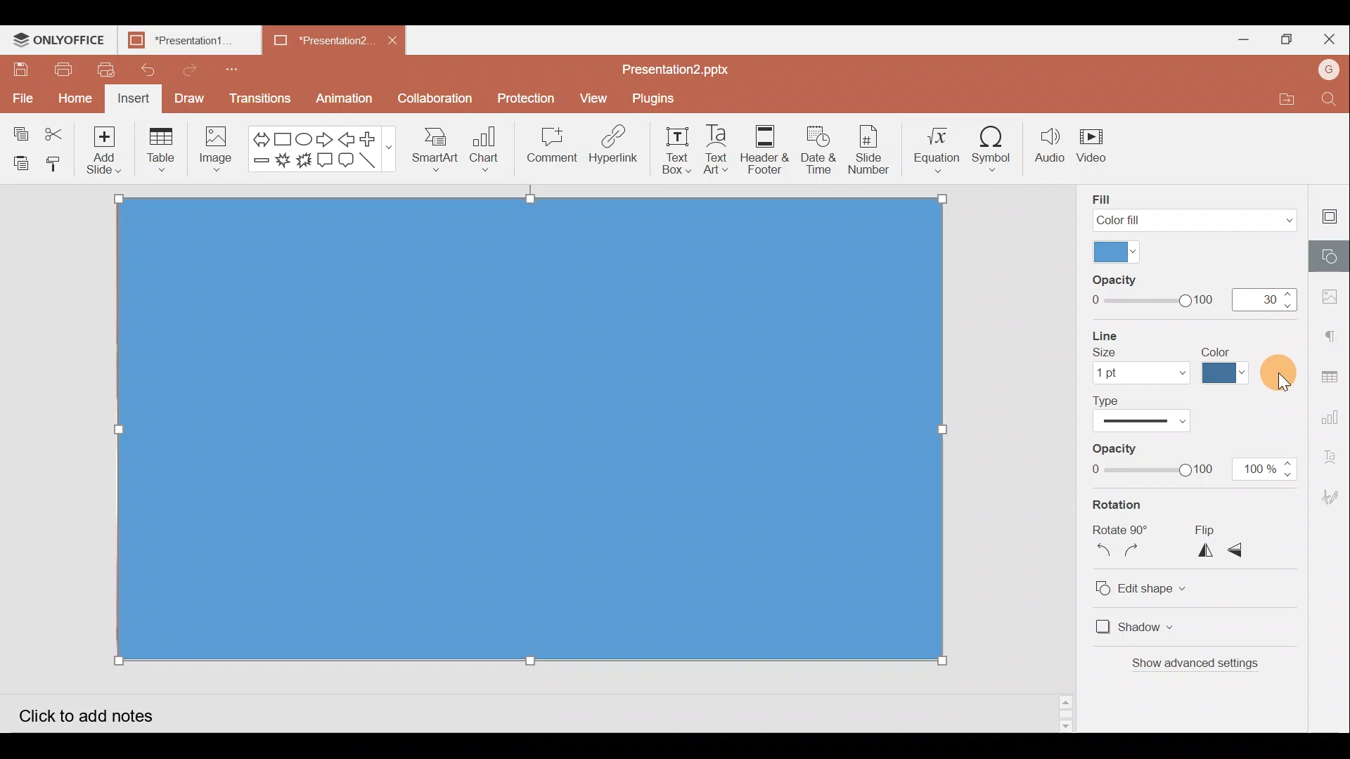 Image resolution: width=1350 pixels, height=759 pixels. I want to click on Shadow, so click(1135, 628).